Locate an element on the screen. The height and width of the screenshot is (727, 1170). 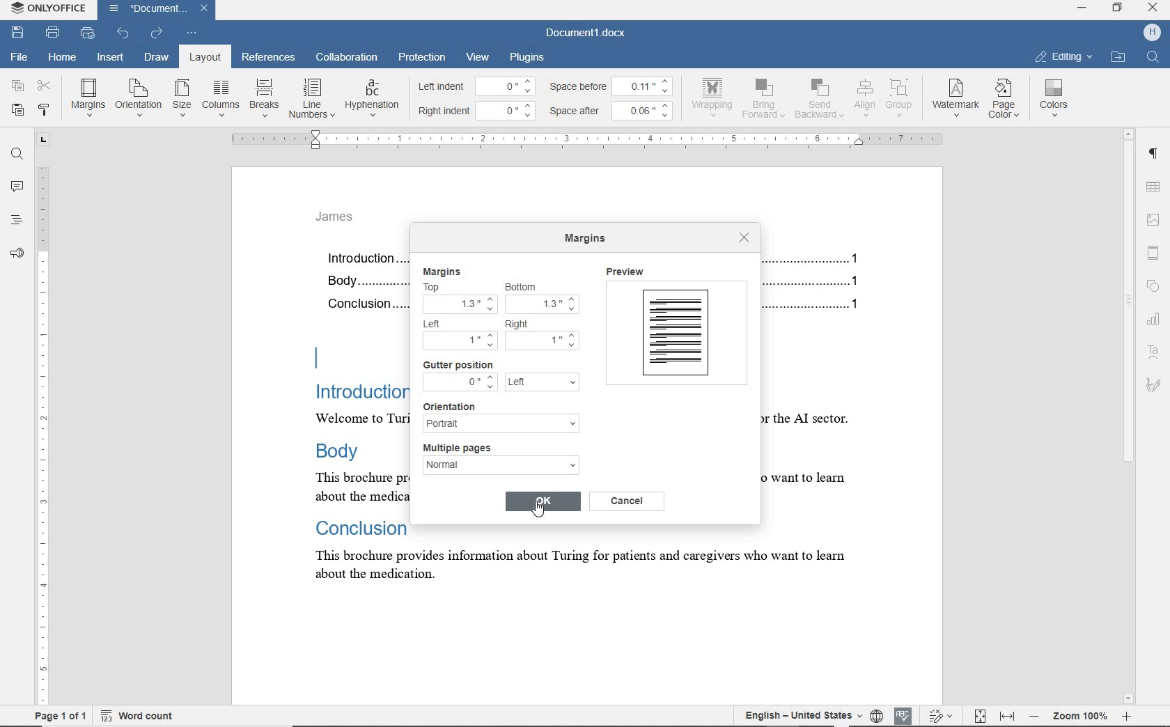
right indent is located at coordinates (444, 111).